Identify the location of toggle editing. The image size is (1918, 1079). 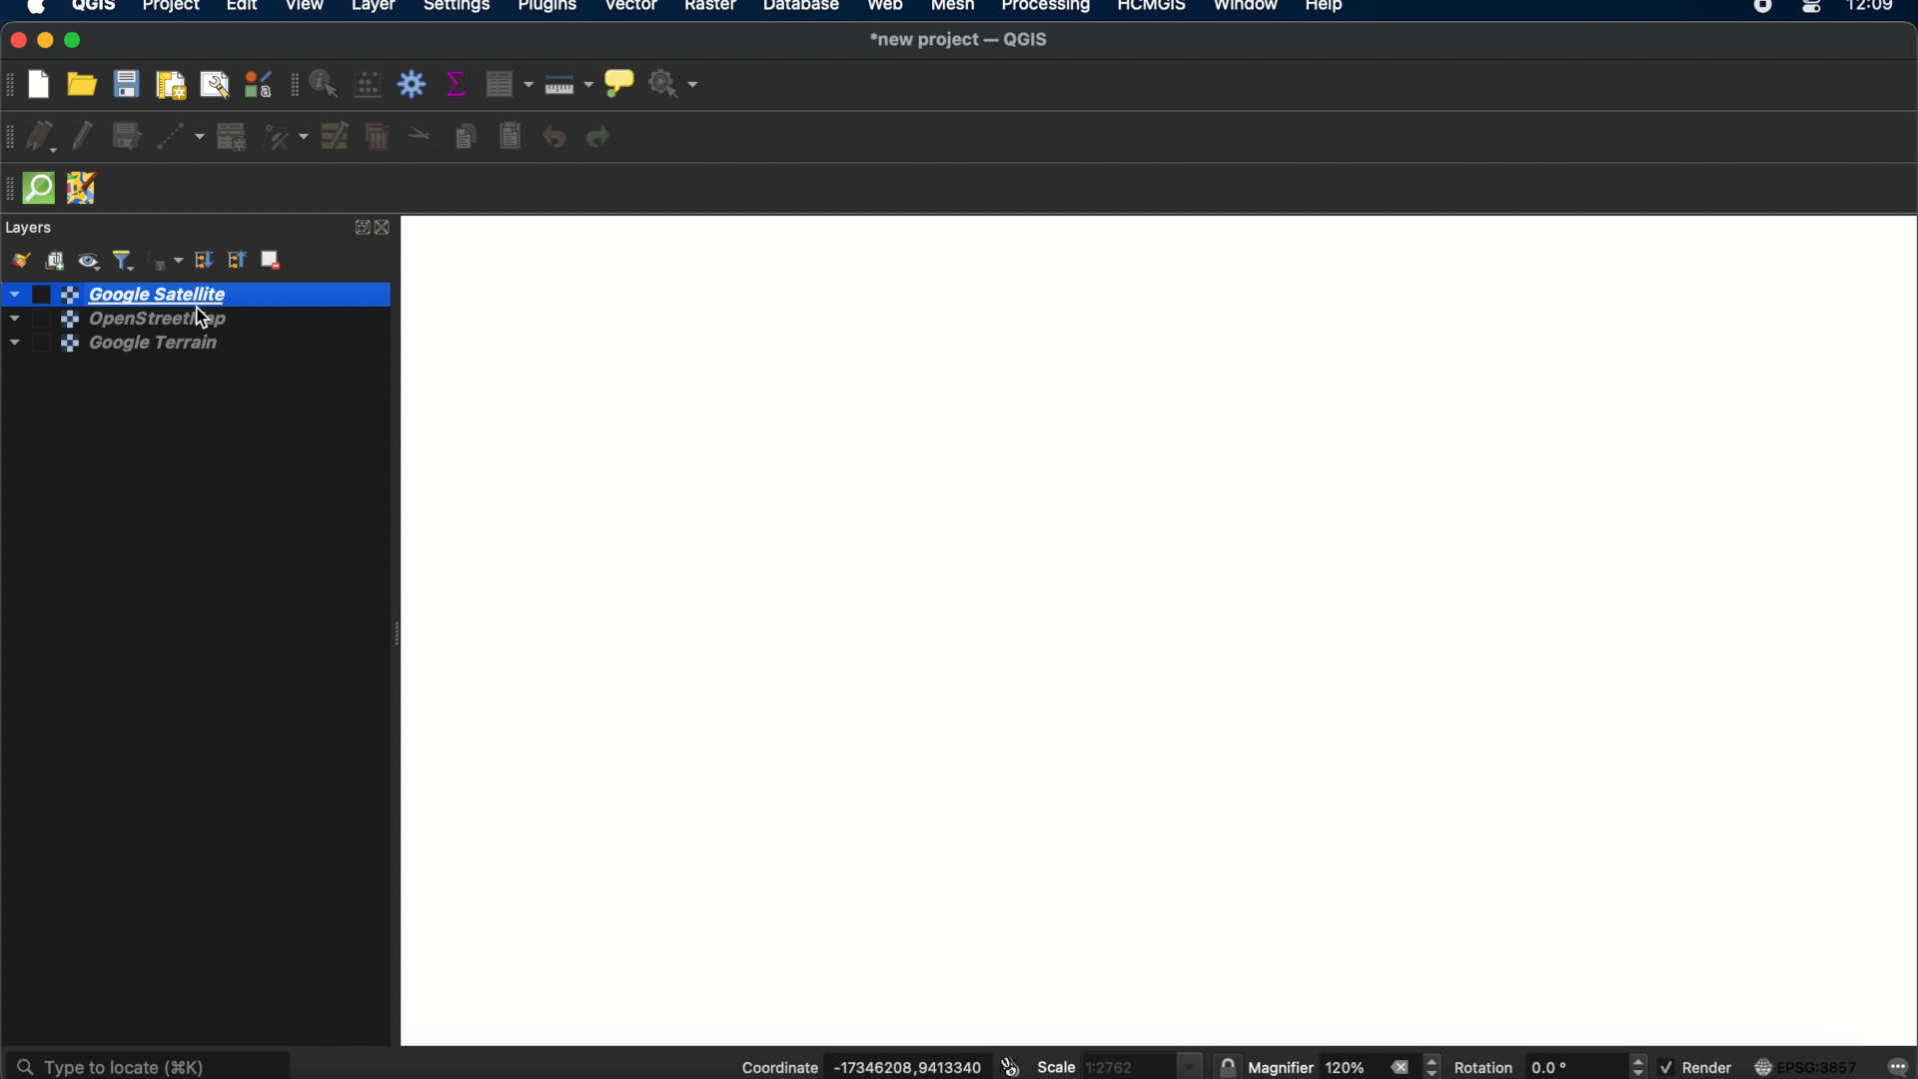
(83, 138).